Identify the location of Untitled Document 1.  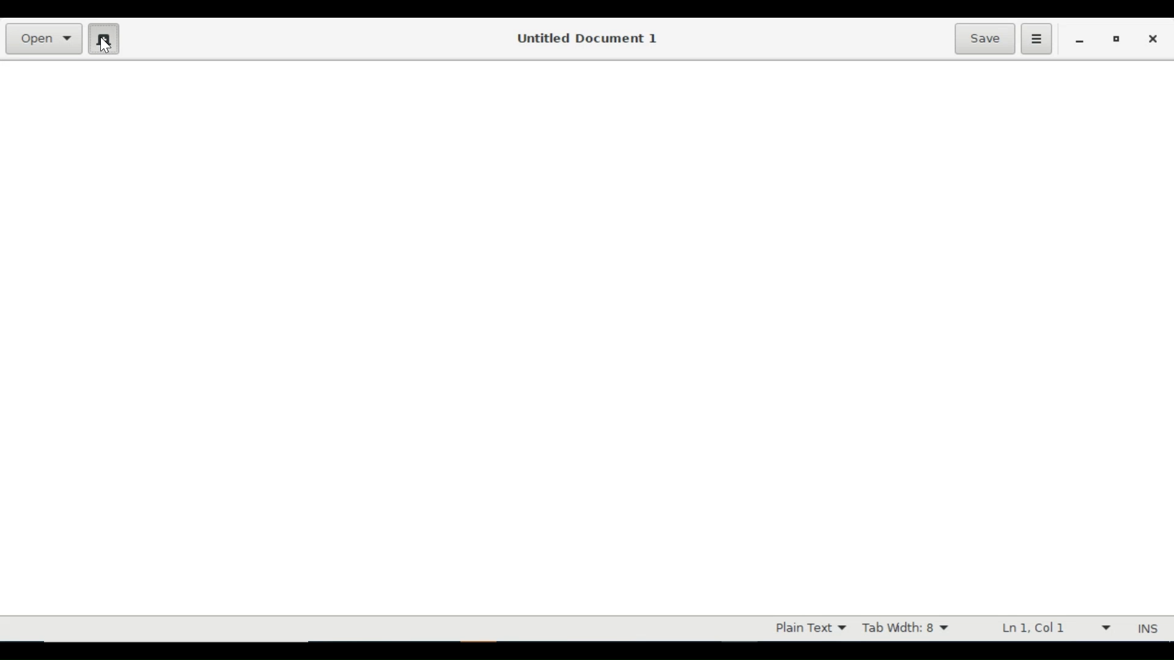
(589, 38).